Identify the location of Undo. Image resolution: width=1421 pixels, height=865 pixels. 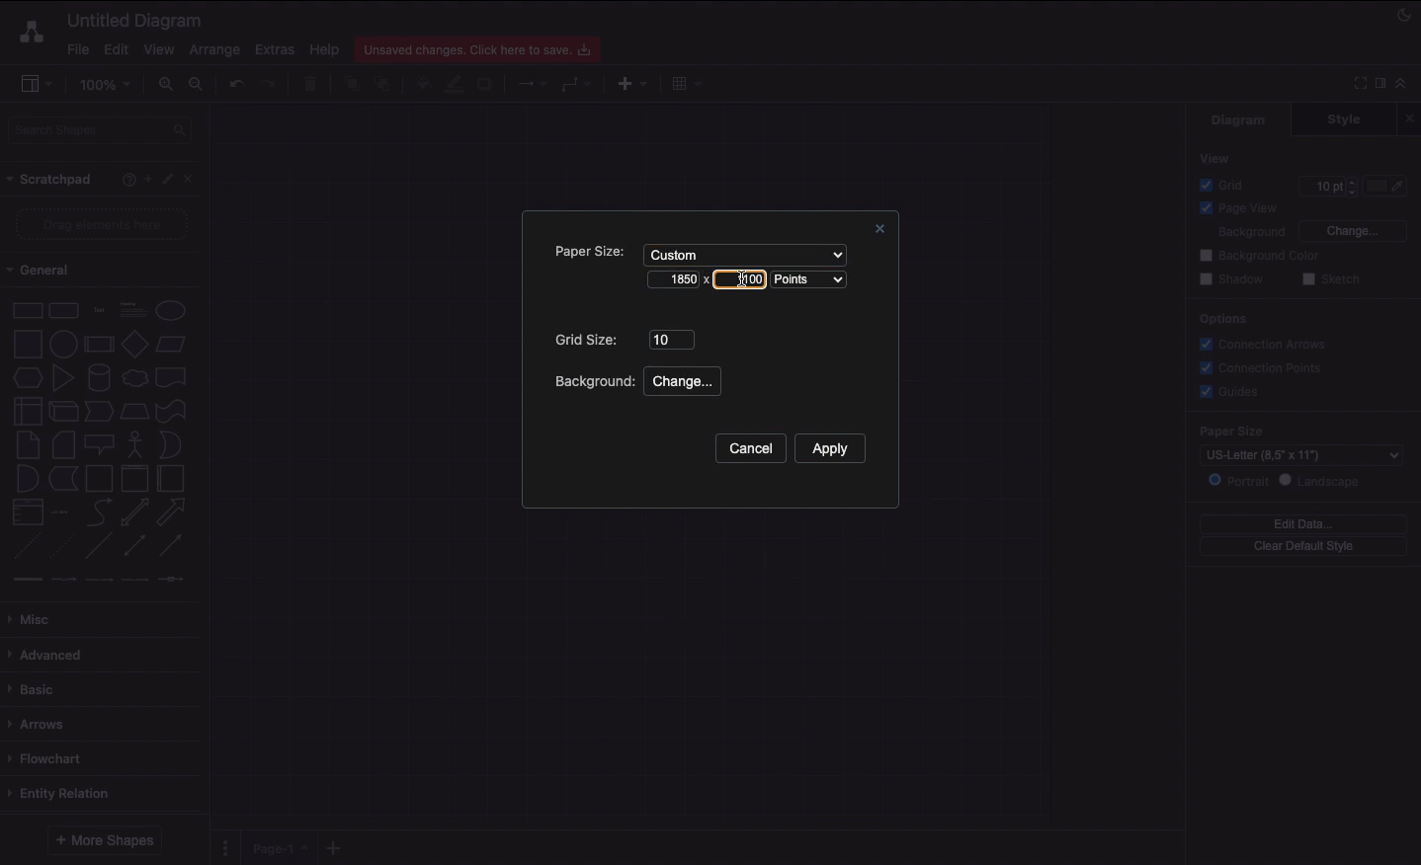
(235, 83).